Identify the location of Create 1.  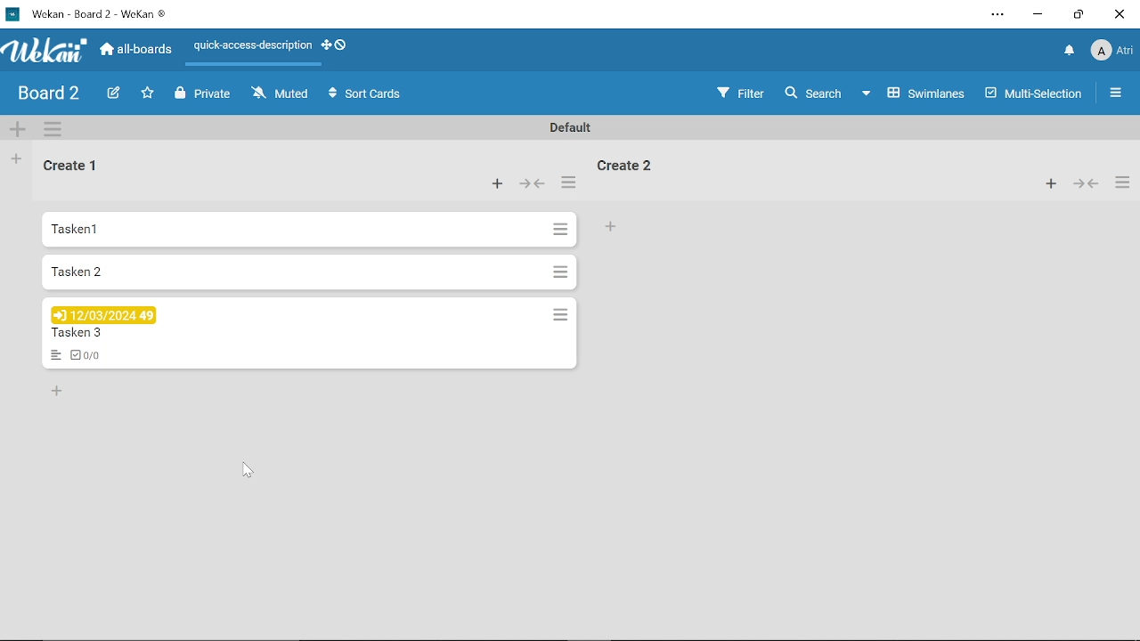
(75, 163).